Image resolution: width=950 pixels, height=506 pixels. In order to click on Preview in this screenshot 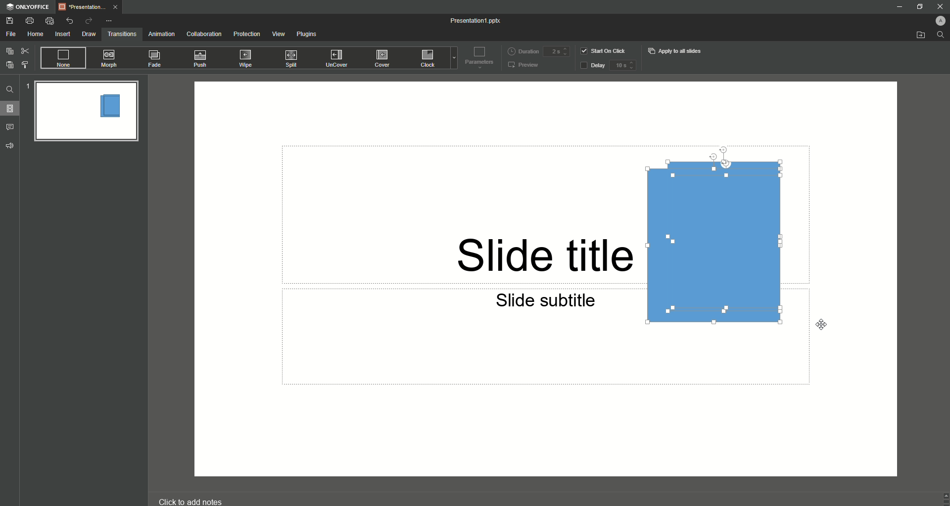, I will do `click(524, 66)`.